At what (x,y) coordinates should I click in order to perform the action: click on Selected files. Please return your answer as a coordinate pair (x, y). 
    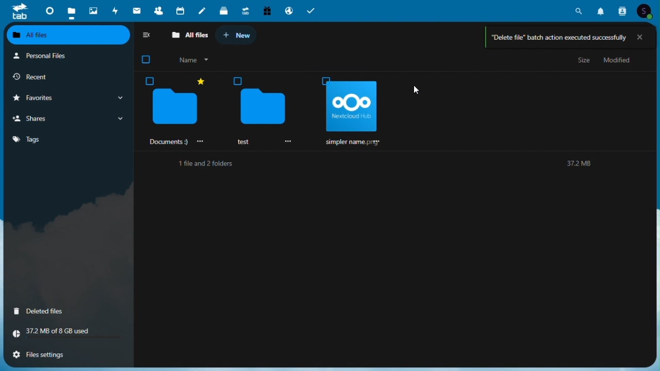
    Looking at the image, I should click on (350, 110).